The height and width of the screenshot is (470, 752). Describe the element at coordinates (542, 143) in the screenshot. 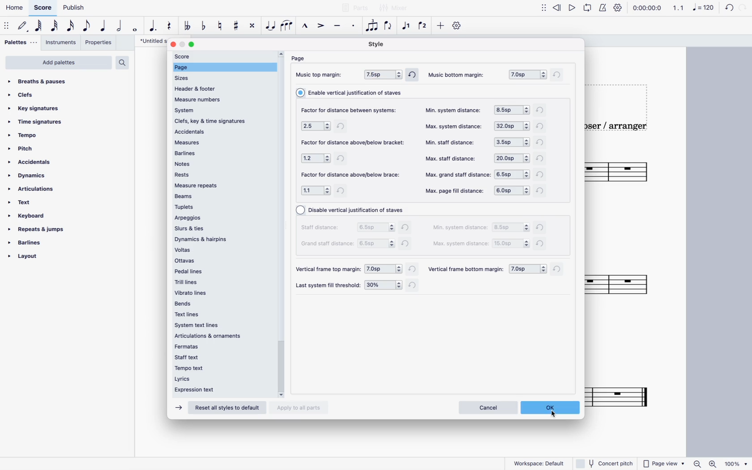

I see `refresh` at that location.